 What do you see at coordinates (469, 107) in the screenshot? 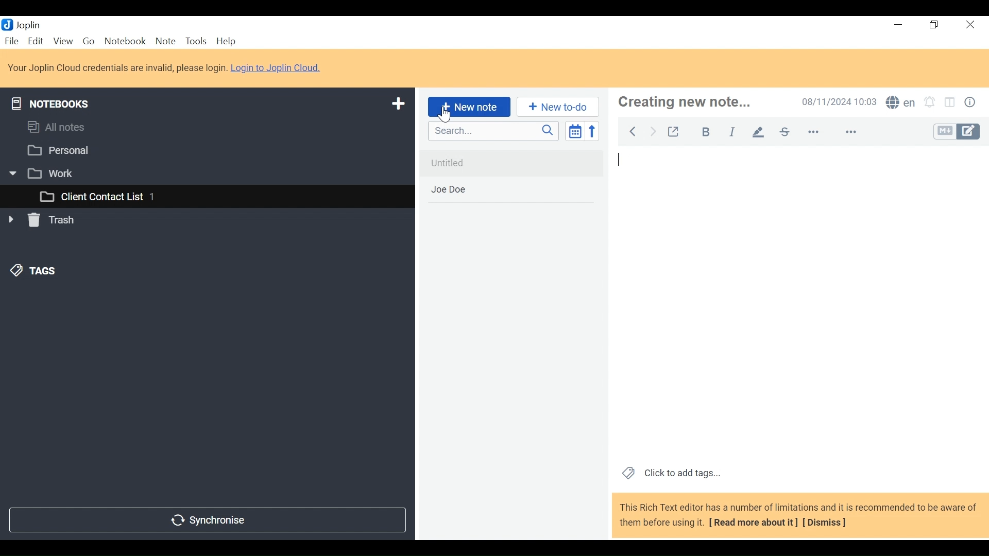
I see `Add New Note` at bounding box center [469, 107].